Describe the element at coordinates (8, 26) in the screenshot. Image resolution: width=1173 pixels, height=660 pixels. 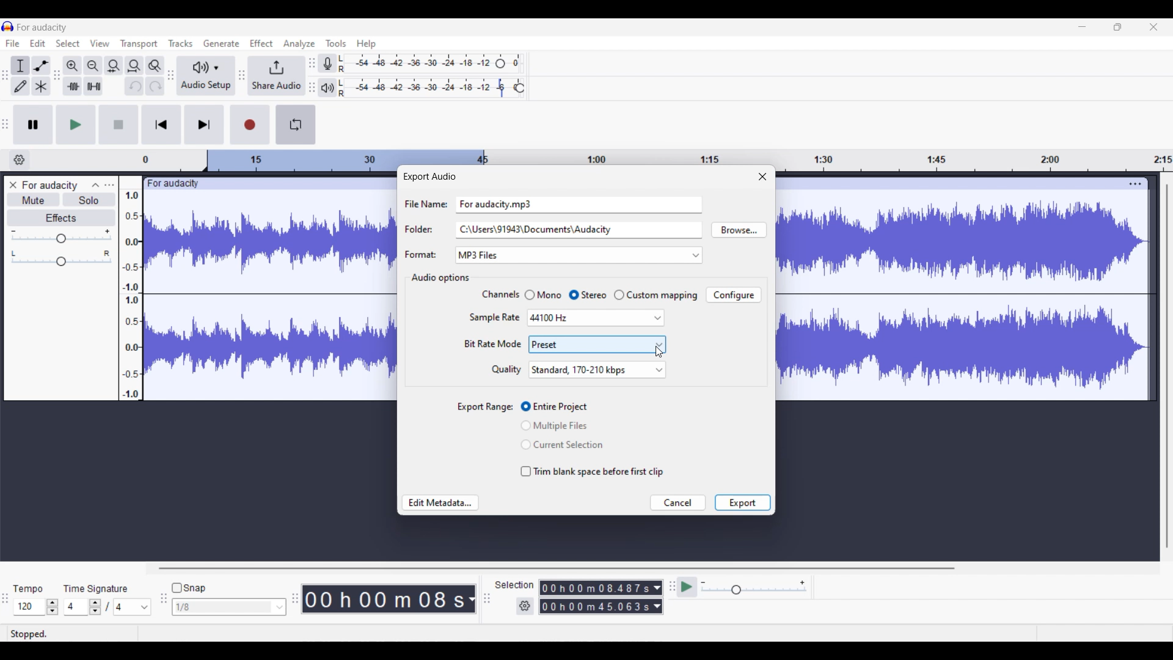
I see `Software logo` at that location.